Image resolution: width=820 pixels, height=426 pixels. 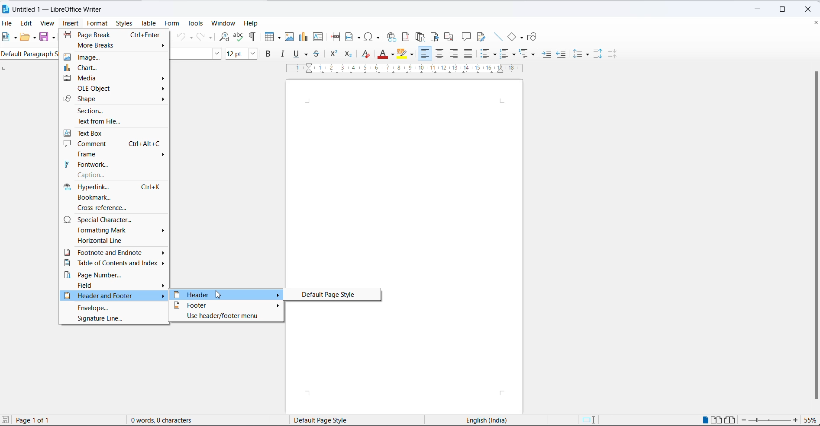 I want to click on bold, so click(x=270, y=54).